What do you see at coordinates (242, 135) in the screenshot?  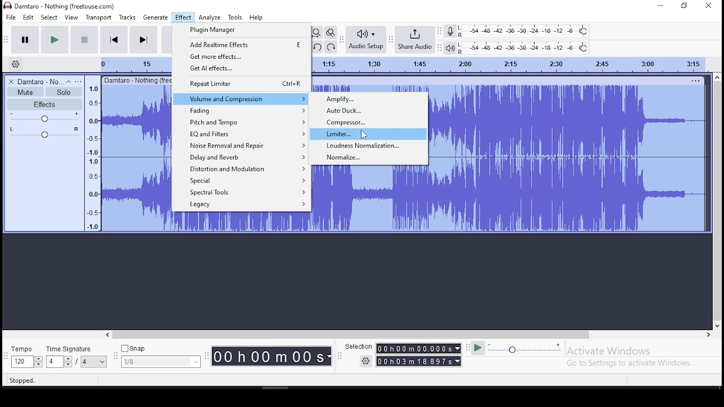 I see `EQ and filters` at bounding box center [242, 135].